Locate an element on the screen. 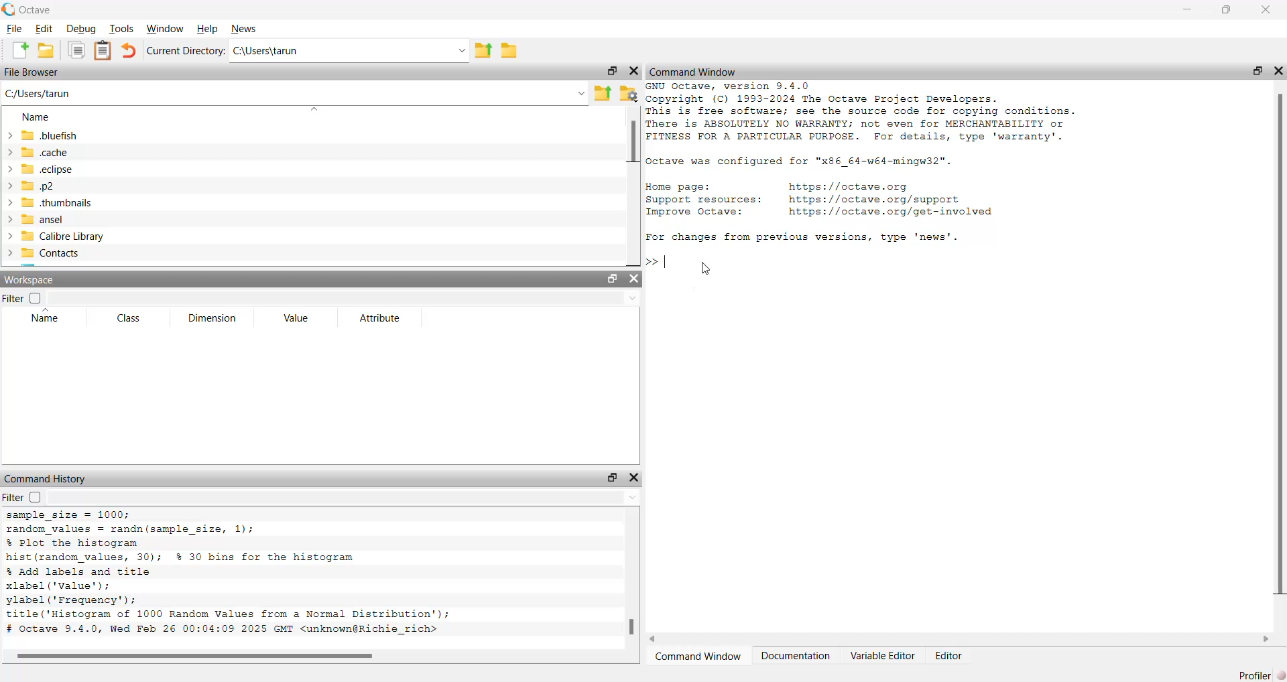 This screenshot has height=682, width=1287. undo is located at coordinates (129, 50).